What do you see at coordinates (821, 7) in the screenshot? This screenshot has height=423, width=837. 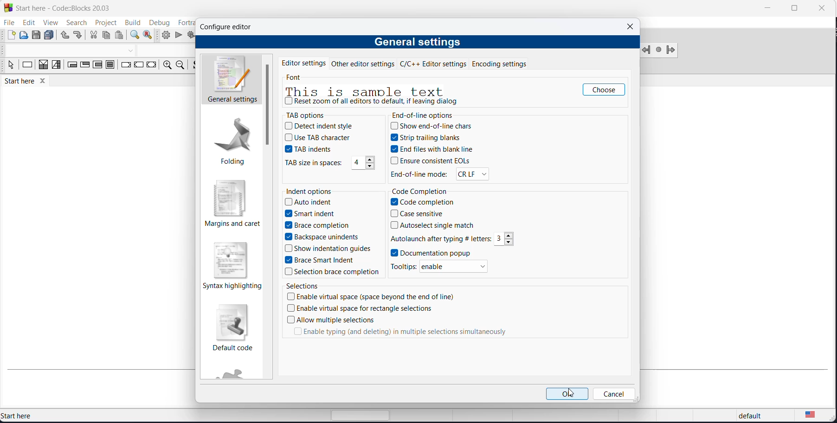 I see `close` at bounding box center [821, 7].